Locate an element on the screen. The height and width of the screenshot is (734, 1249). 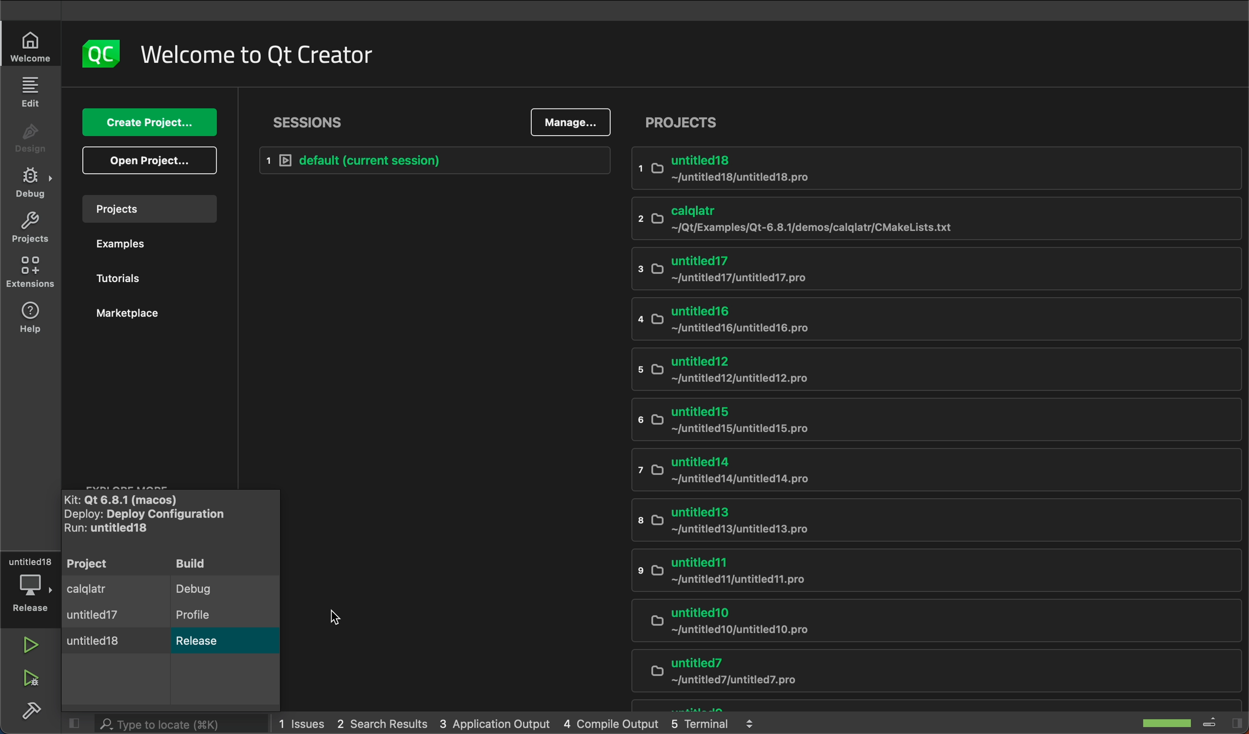
untitled17 is located at coordinates (94, 616).